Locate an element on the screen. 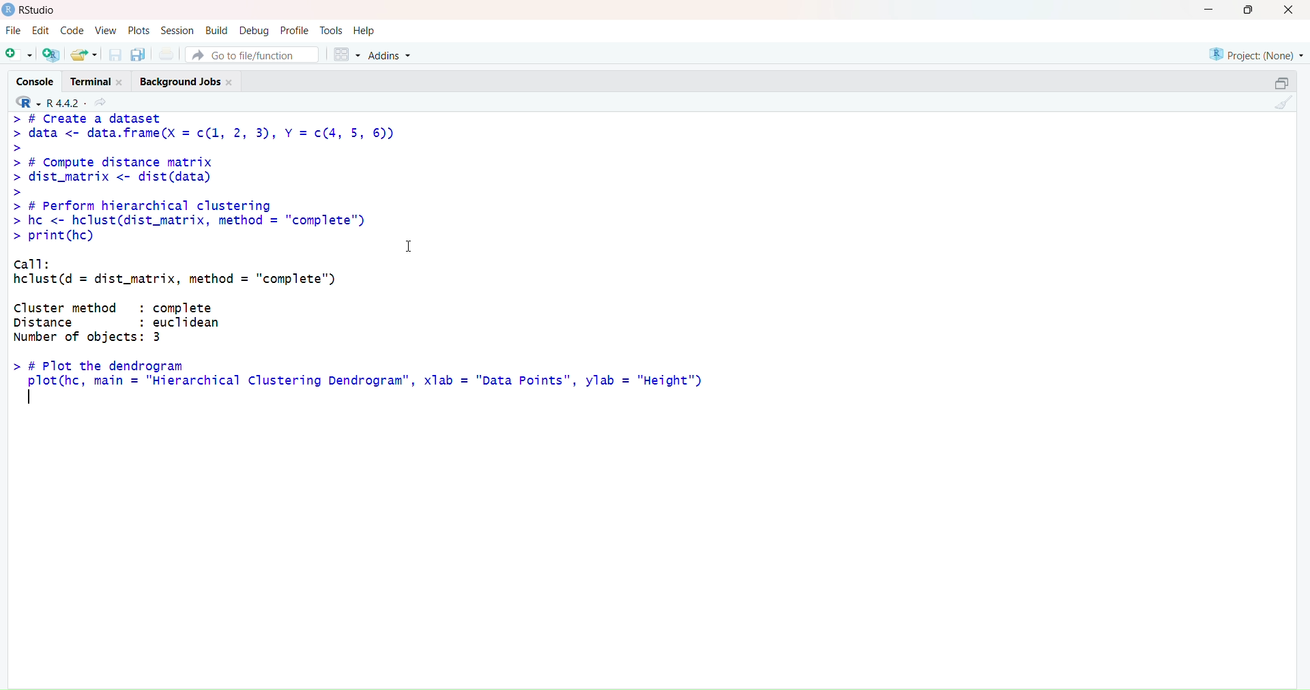 The width and height of the screenshot is (1310, 690). Addins is located at coordinates (400, 53).